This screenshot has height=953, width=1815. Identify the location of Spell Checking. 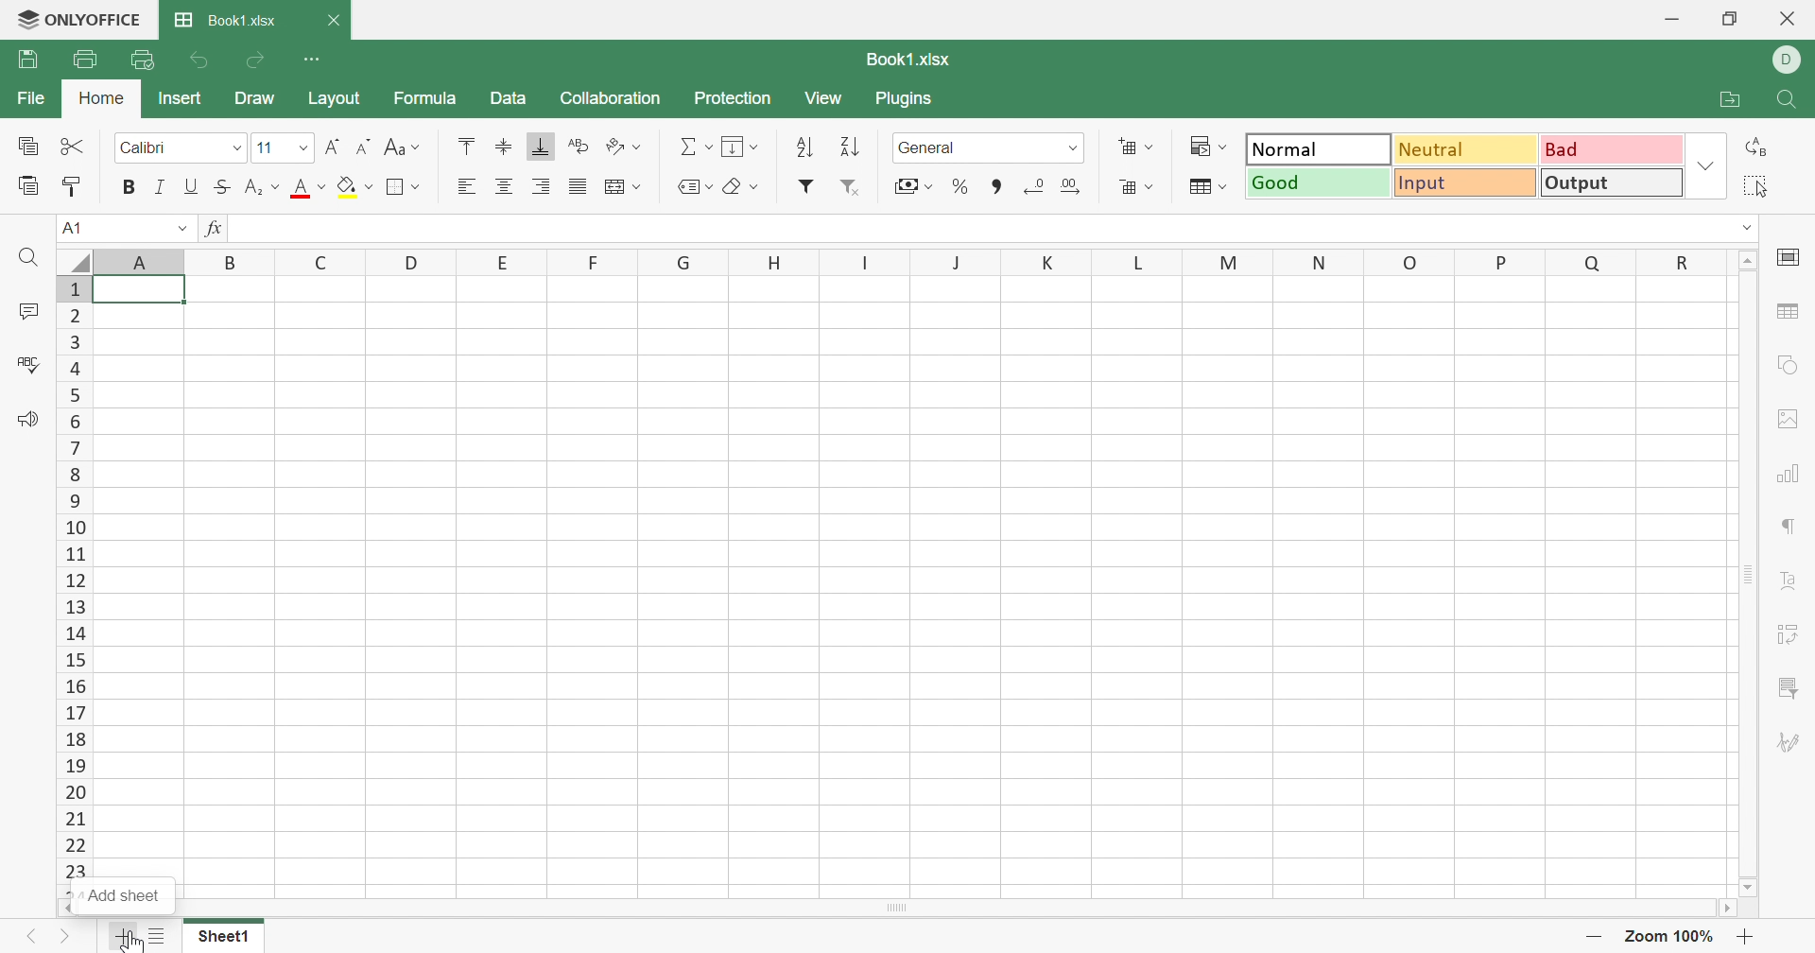
(28, 363).